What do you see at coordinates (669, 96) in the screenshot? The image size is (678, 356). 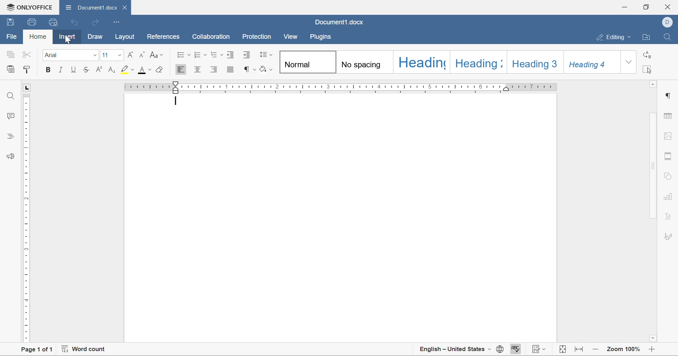 I see `Paragraph settings` at bounding box center [669, 96].